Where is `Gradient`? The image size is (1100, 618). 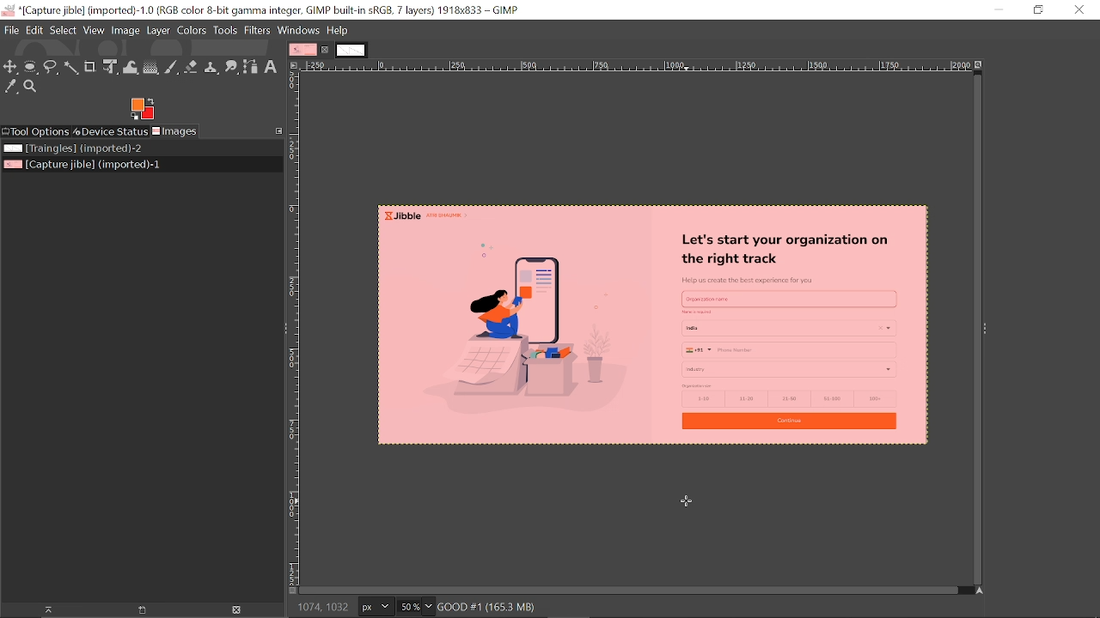
Gradient is located at coordinates (150, 67).